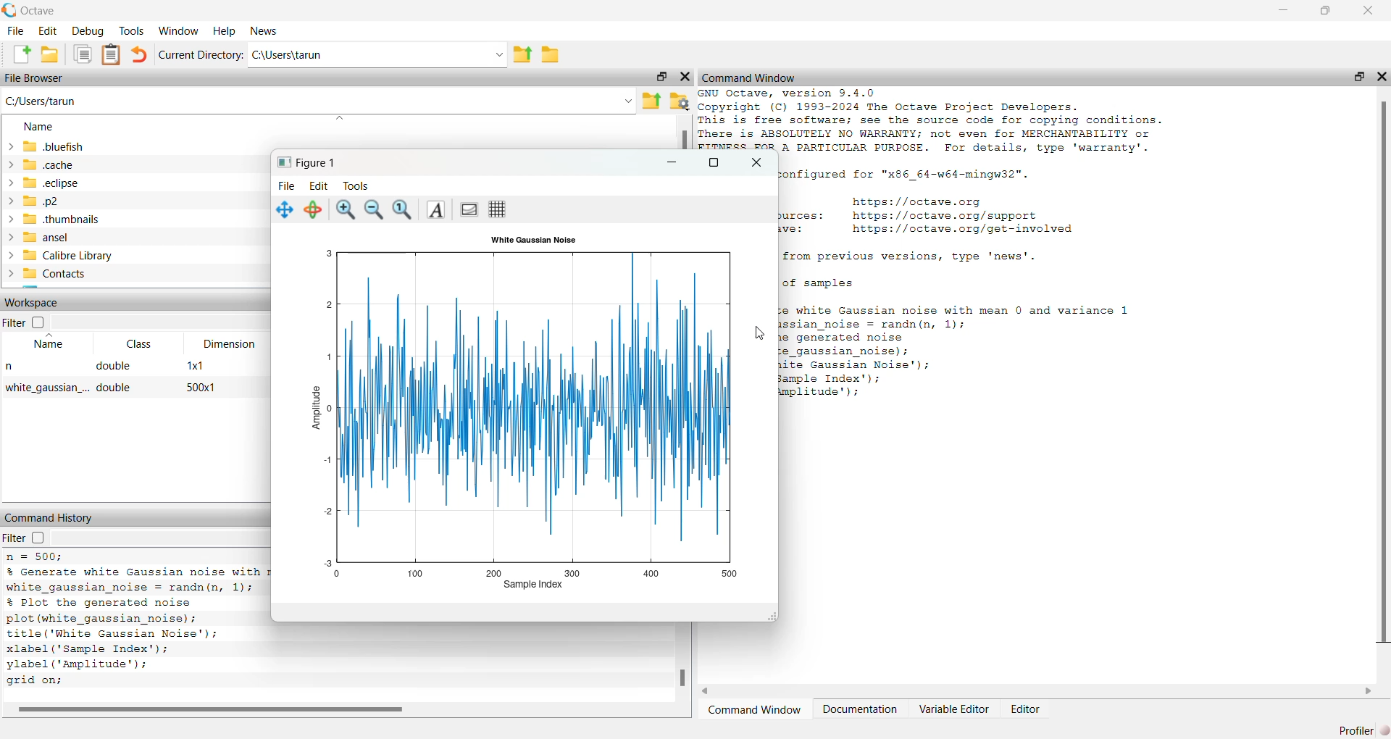  What do you see at coordinates (758, 164) in the screenshot?
I see `close` at bounding box center [758, 164].